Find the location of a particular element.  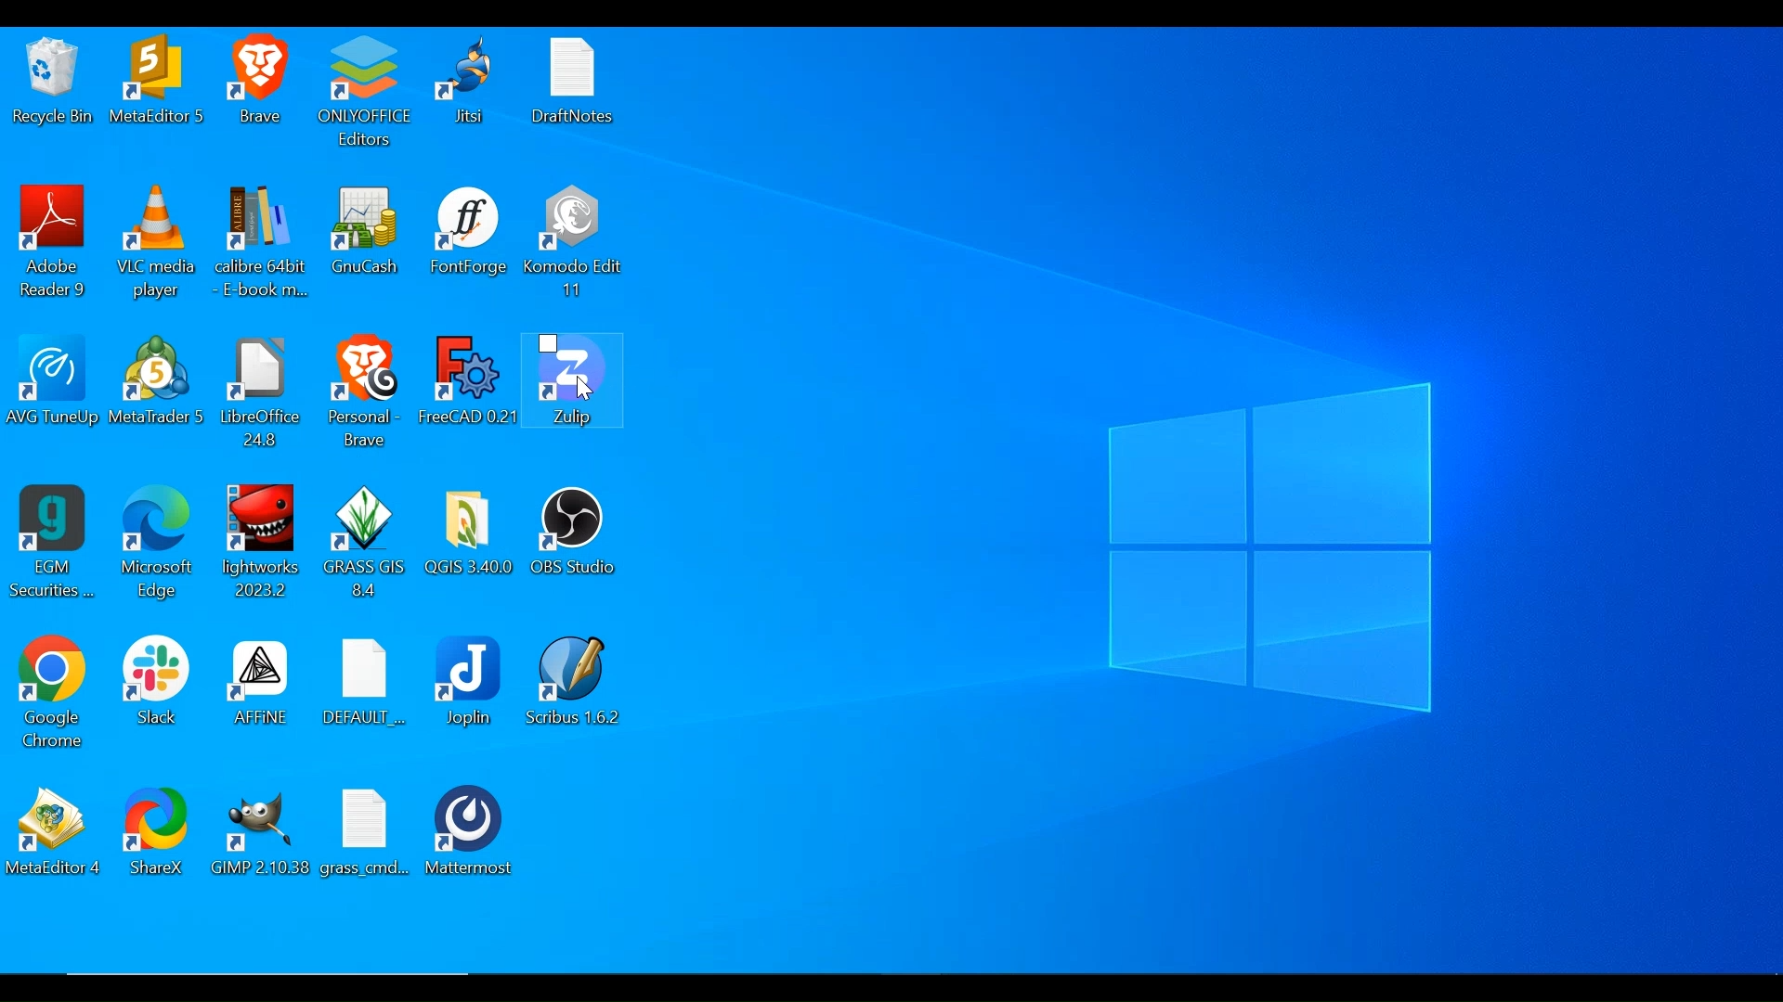

Gimp Desktop icon is located at coordinates (264, 833).